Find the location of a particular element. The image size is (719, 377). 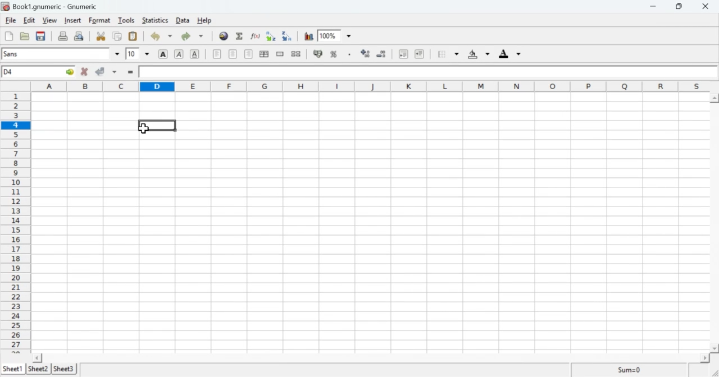

Font Style is located at coordinates (62, 54).